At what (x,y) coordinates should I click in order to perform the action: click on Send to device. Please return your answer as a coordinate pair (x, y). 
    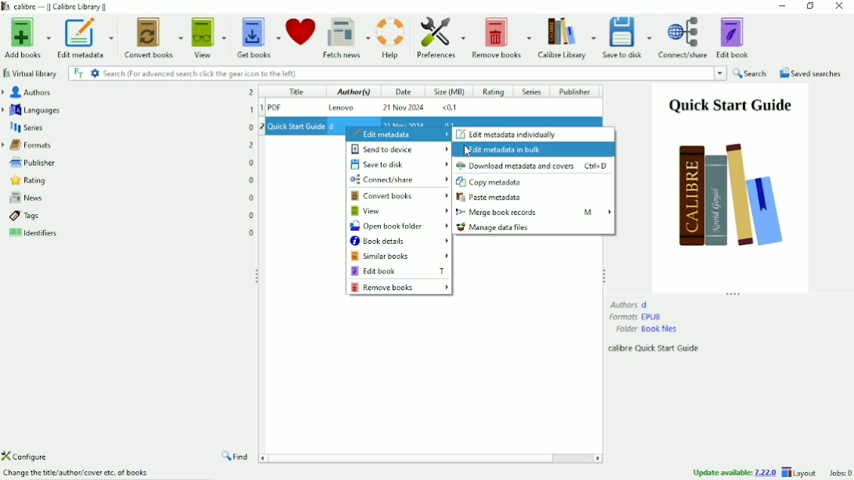
    Looking at the image, I should click on (395, 149).